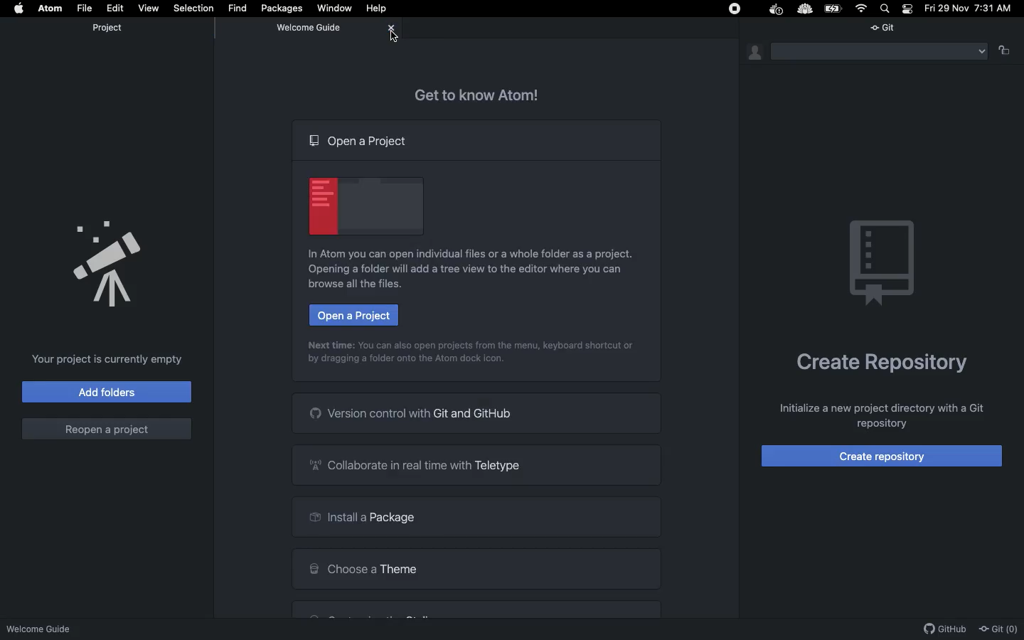 The width and height of the screenshot is (1024, 640). Describe the element at coordinates (805, 9) in the screenshot. I see `Extension` at that location.